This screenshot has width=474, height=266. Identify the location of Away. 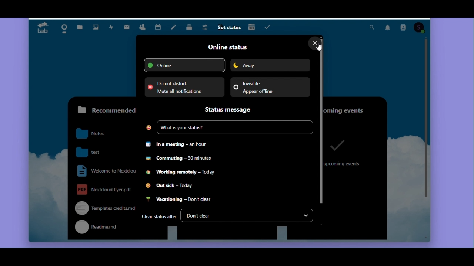
(270, 65).